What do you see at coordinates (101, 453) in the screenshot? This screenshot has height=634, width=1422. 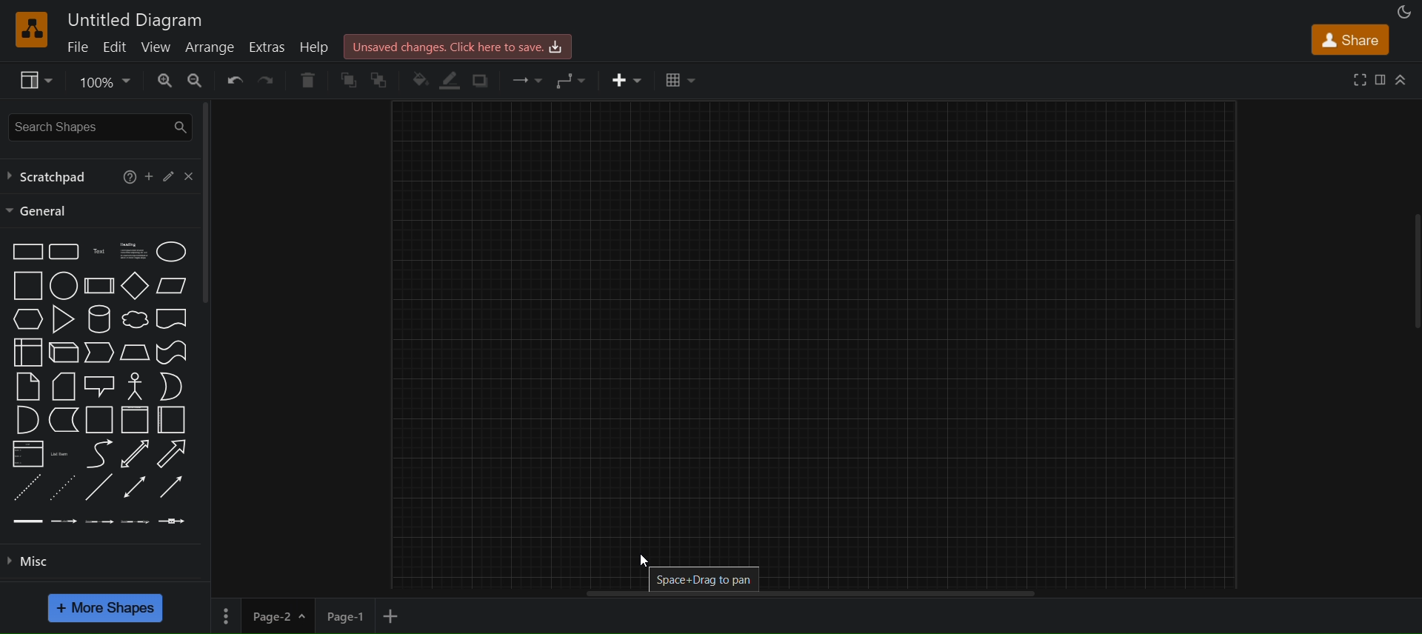 I see `curve` at bounding box center [101, 453].